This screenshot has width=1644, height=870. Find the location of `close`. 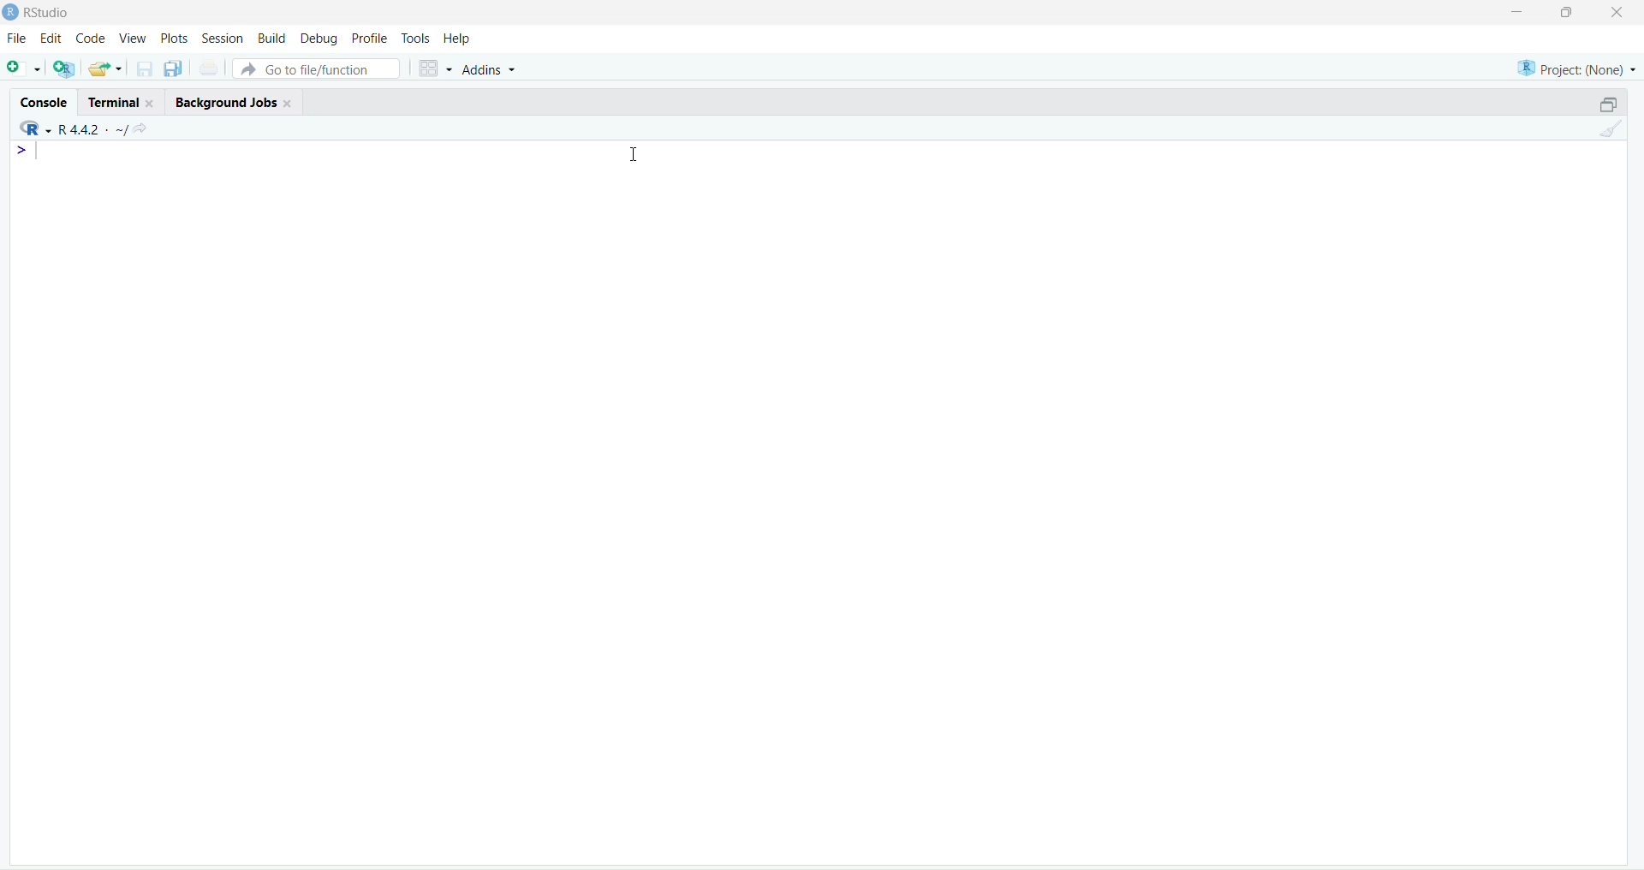

close is located at coordinates (1618, 12).